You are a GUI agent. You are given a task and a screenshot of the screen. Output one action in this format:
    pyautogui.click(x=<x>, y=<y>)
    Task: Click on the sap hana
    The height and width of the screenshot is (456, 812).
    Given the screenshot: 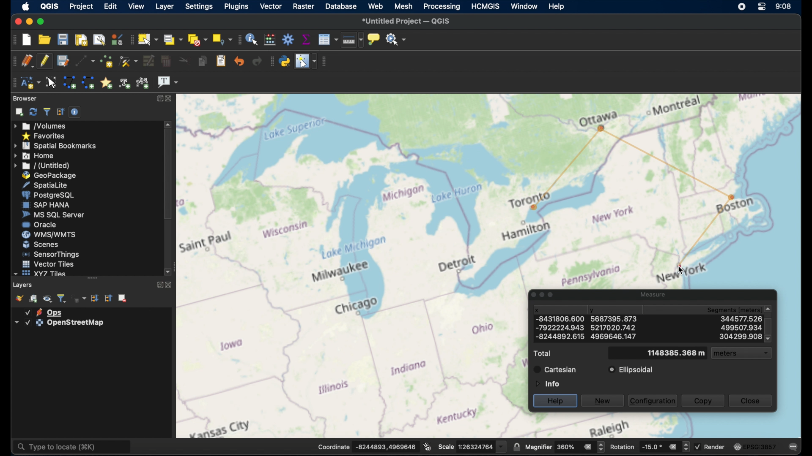 What is the action you would take?
    pyautogui.click(x=46, y=205)
    